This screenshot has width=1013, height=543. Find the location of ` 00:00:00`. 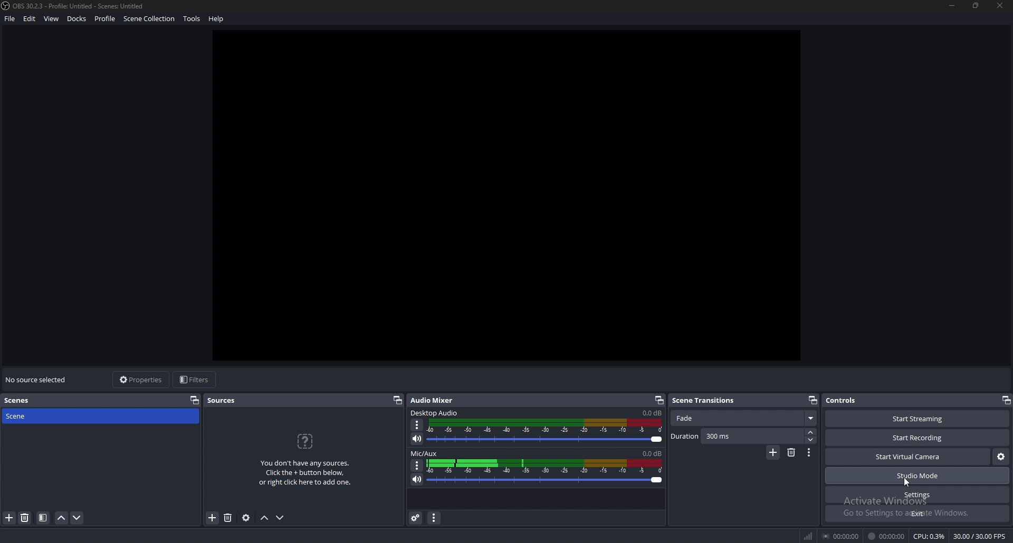

 00:00:00 is located at coordinates (887, 536).